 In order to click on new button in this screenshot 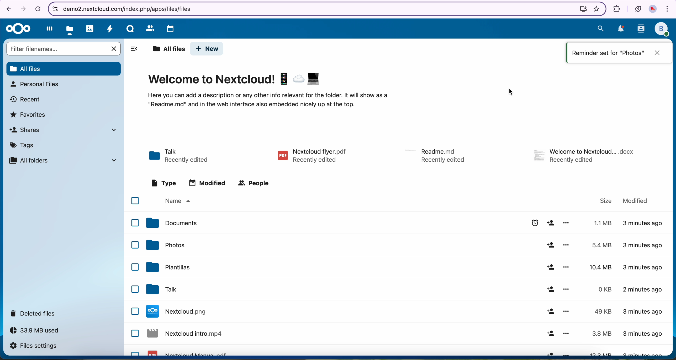, I will do `click(208, 49)`.